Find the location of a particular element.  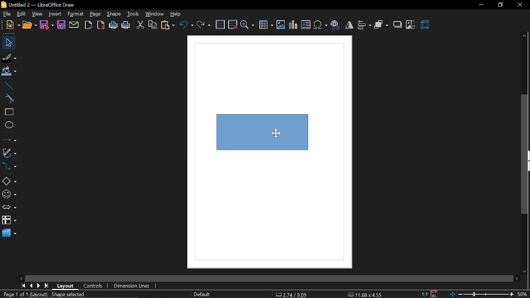

move down is located at coordinates (525, 271).